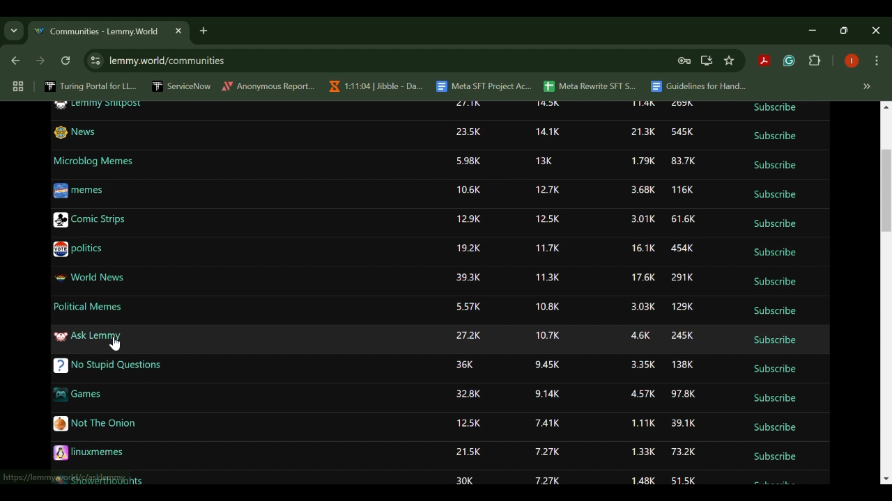  I want to click on linuxmemes, so click(90, 453).